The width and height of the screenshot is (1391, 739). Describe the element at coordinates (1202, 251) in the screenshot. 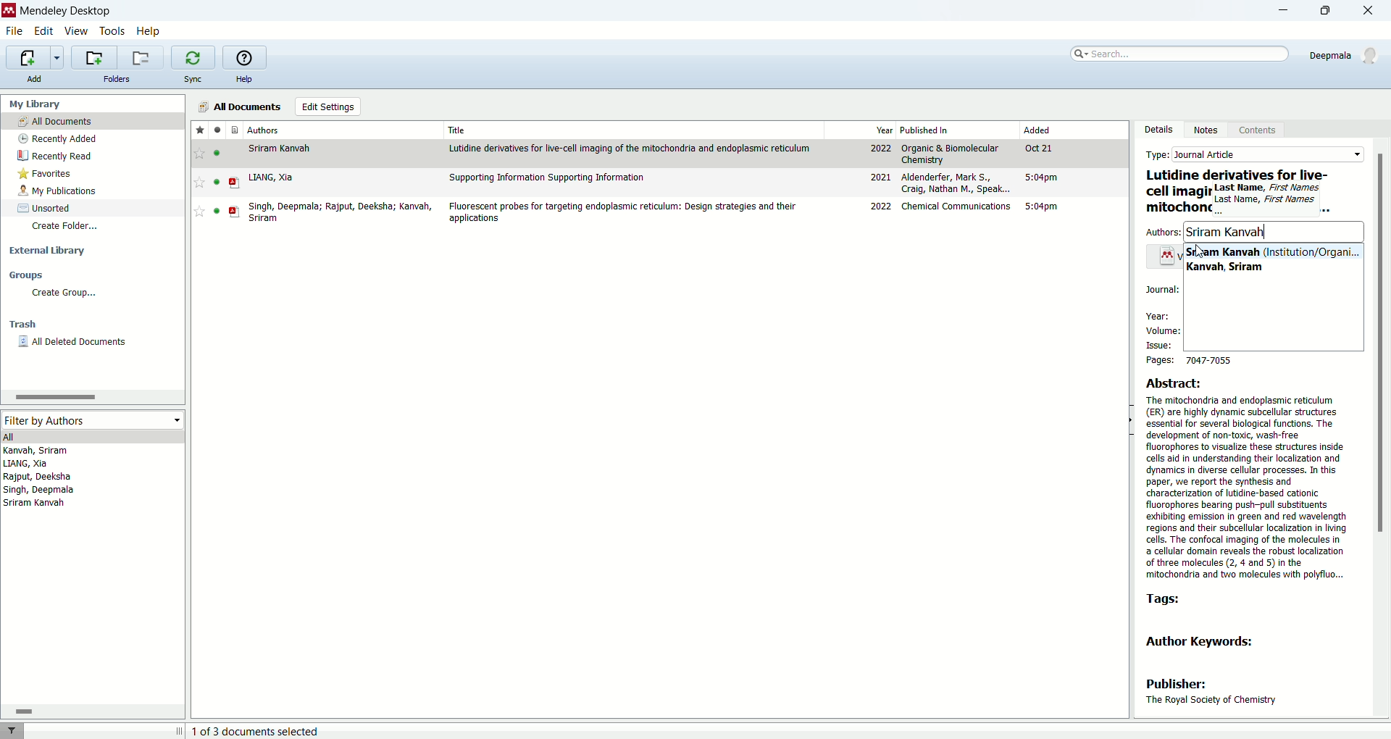

I see `Cursor` at that location.